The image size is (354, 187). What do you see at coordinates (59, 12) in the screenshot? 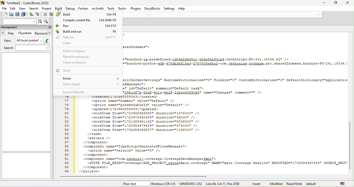
I see `cursor` at bounding box center [59, 12].